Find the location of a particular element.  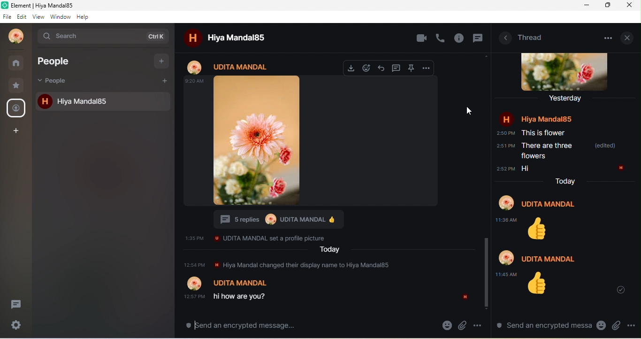

Udita Mandal is located at coordinates (551, 204).